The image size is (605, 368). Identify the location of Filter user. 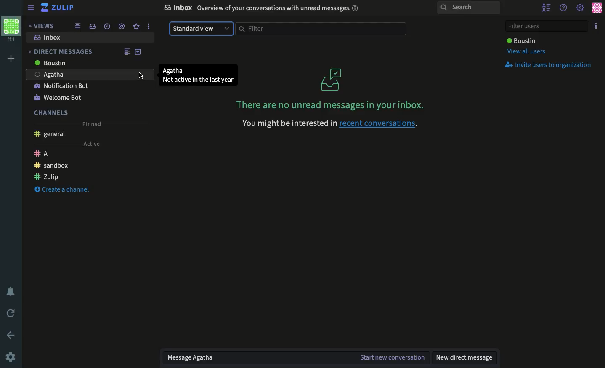
(548, 26).